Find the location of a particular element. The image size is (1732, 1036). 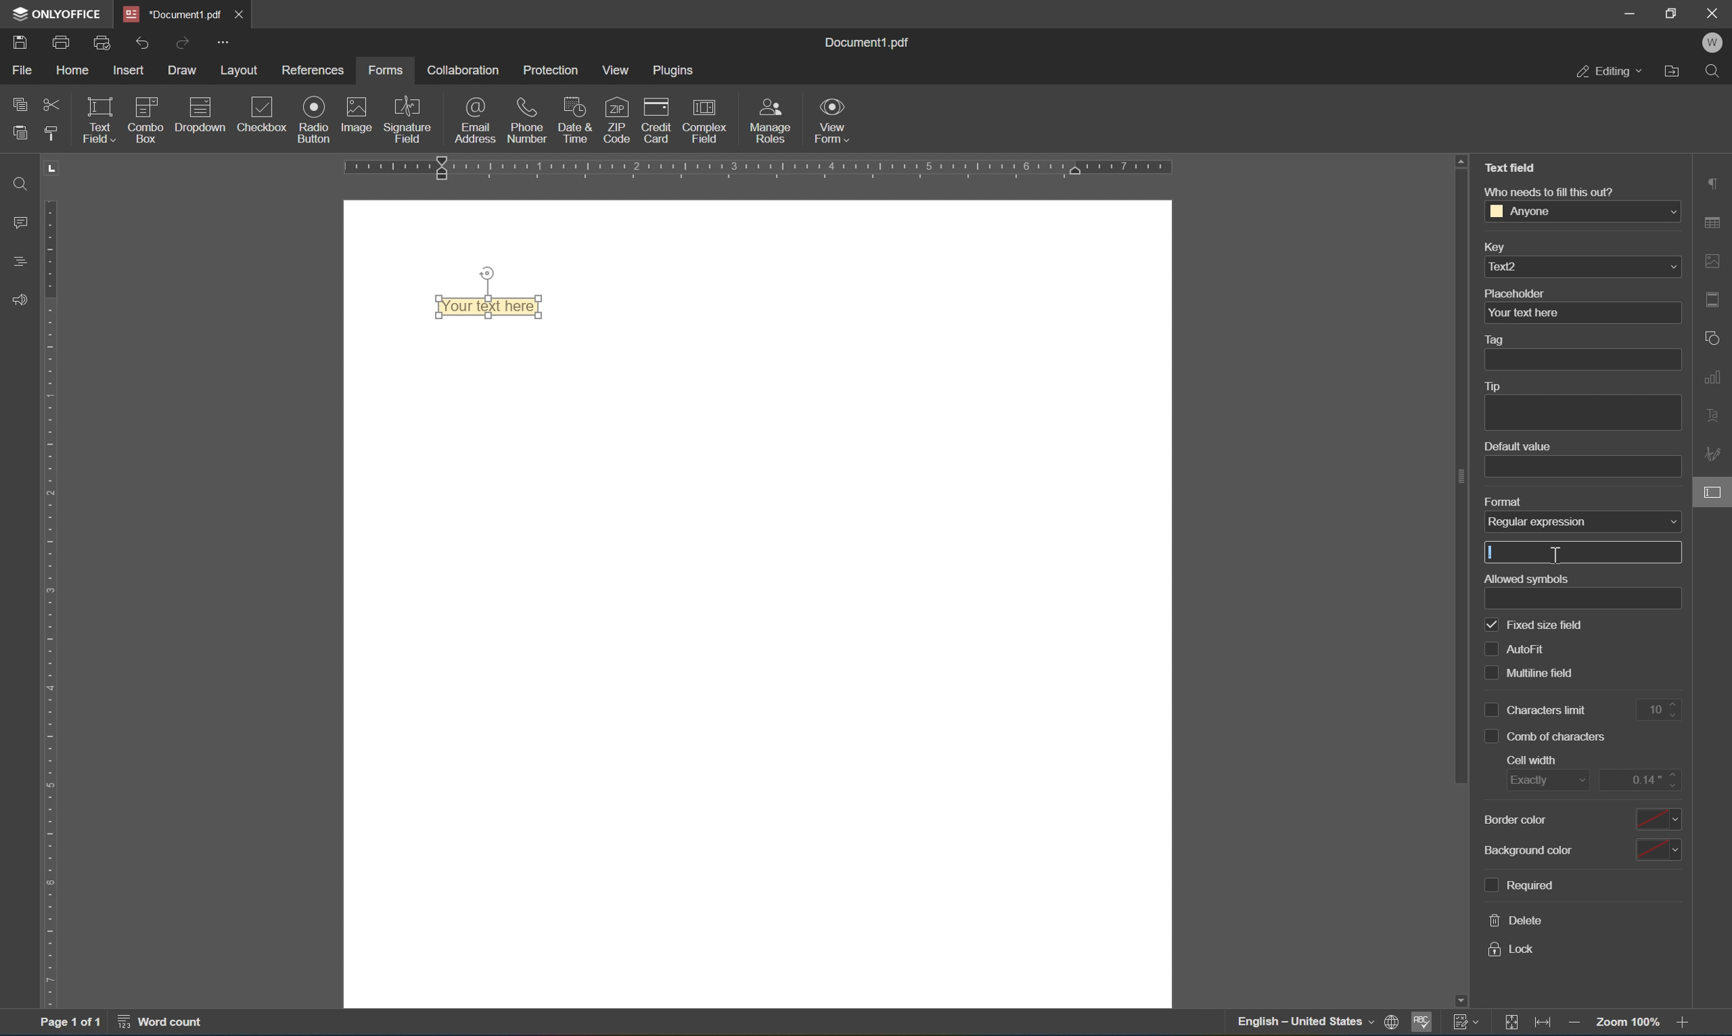

text art settings is located at coordinates (1712, 419).